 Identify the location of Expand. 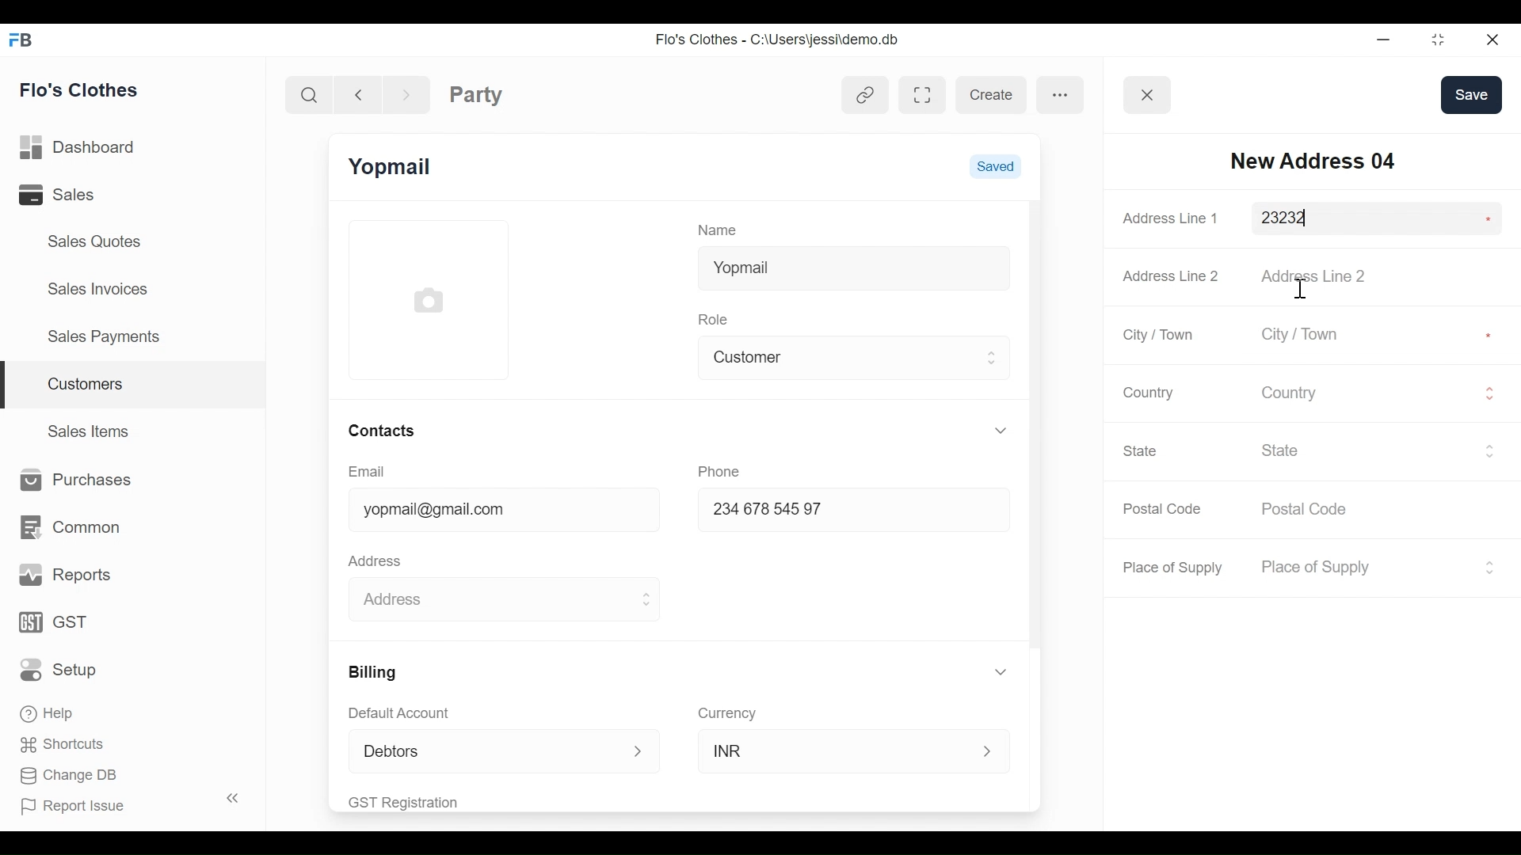
(1489, 450).